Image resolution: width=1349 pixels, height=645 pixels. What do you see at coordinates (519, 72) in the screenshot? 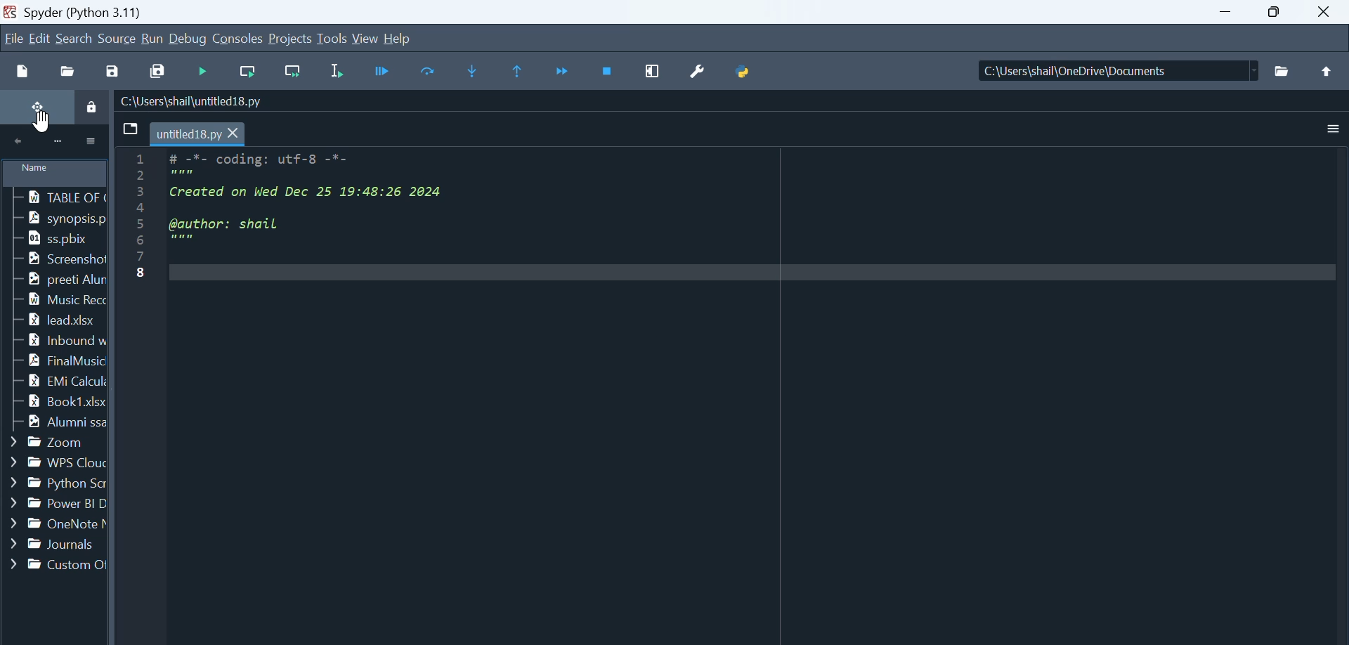
I see `Execute until same function returns` at bounding box center [519, 72].